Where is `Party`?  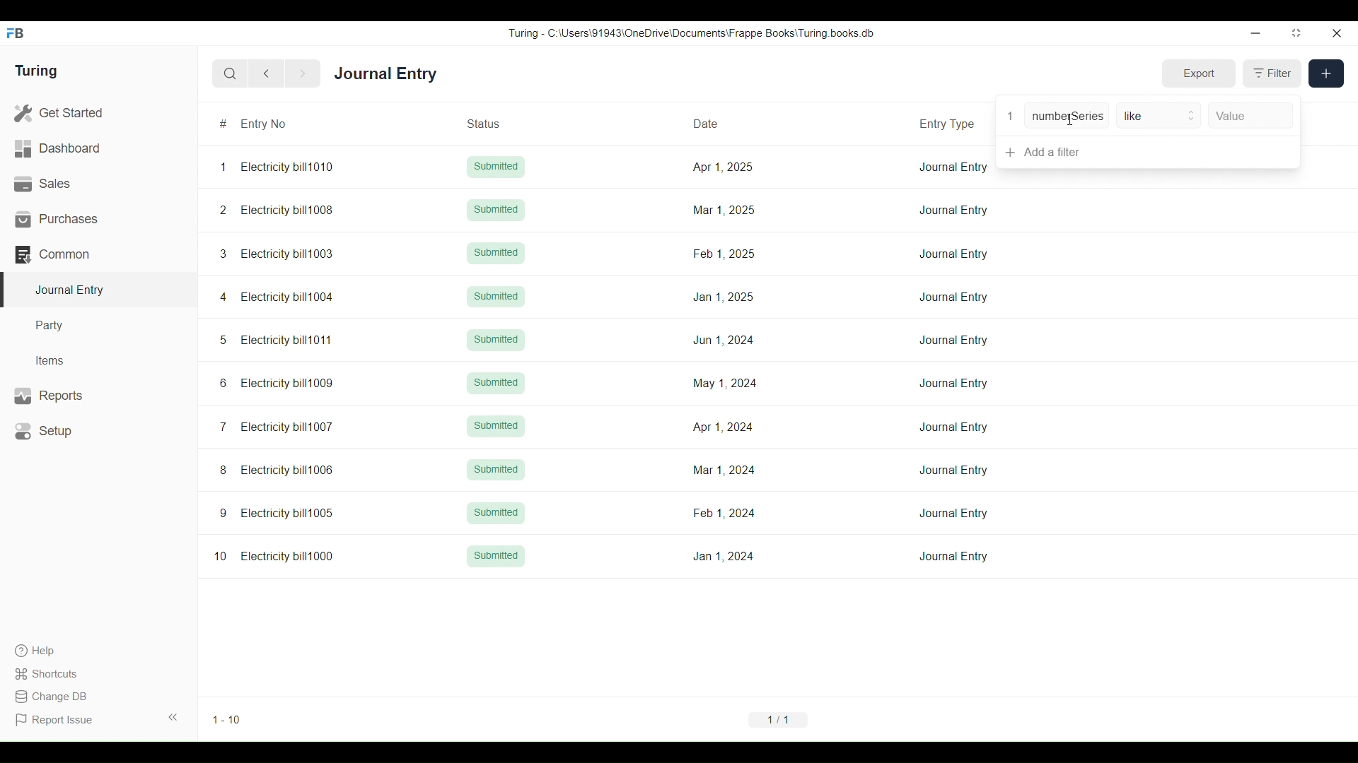 Party is located at coordinates (98, 326).